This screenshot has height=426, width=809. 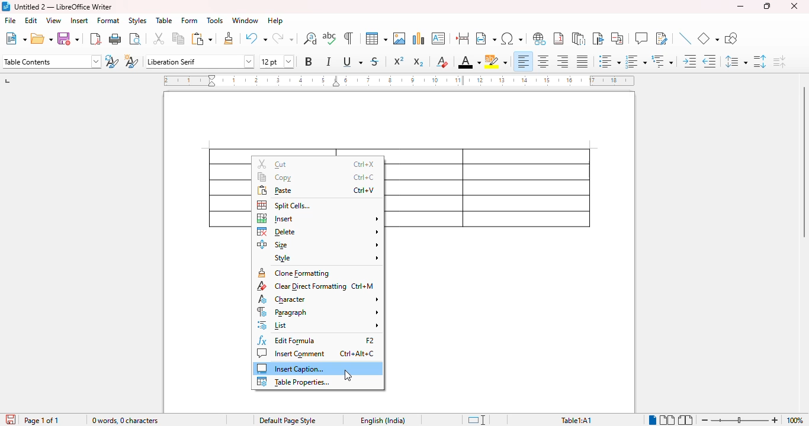 What do you see at coordinates (329, 38) in the screenshot?
I see `spelling` at bounding box center [329, 38].